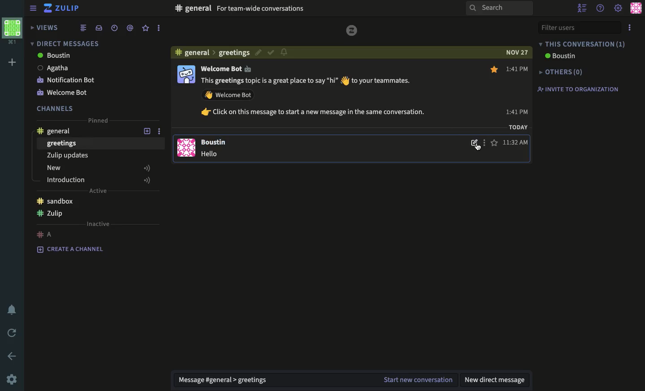 The width and height of the screenshot is (645, 391). What do you see at coordinates (62, 144) in the screenshot?
I see `greetings` at bounding box center [62, 144].